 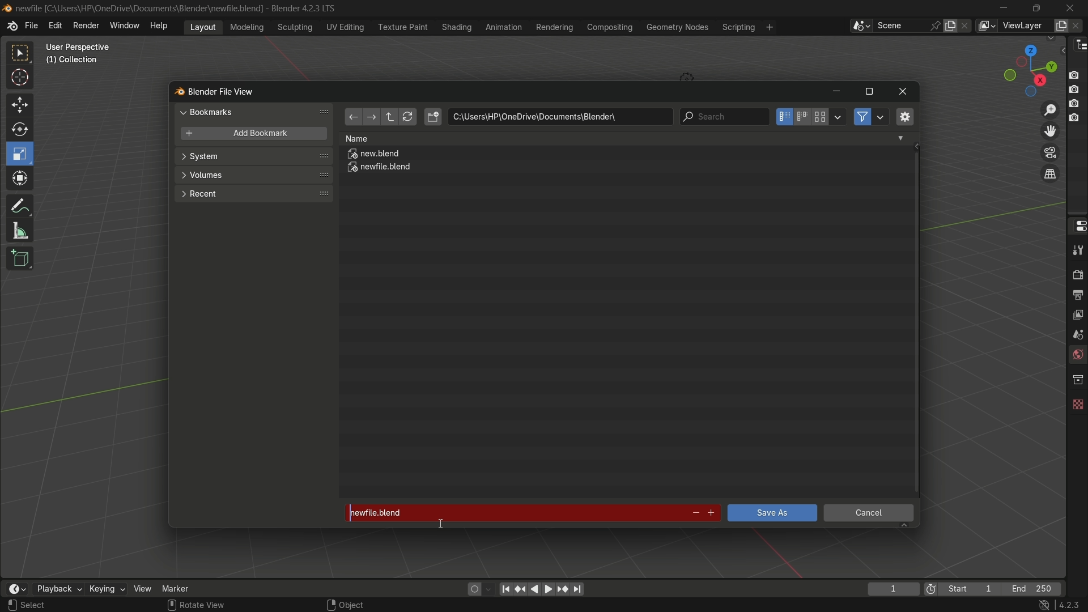 I want to click on keying, so click(x=106, y=590).